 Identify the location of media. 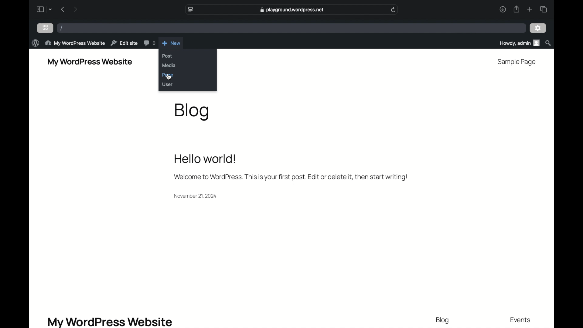
(169, 66).